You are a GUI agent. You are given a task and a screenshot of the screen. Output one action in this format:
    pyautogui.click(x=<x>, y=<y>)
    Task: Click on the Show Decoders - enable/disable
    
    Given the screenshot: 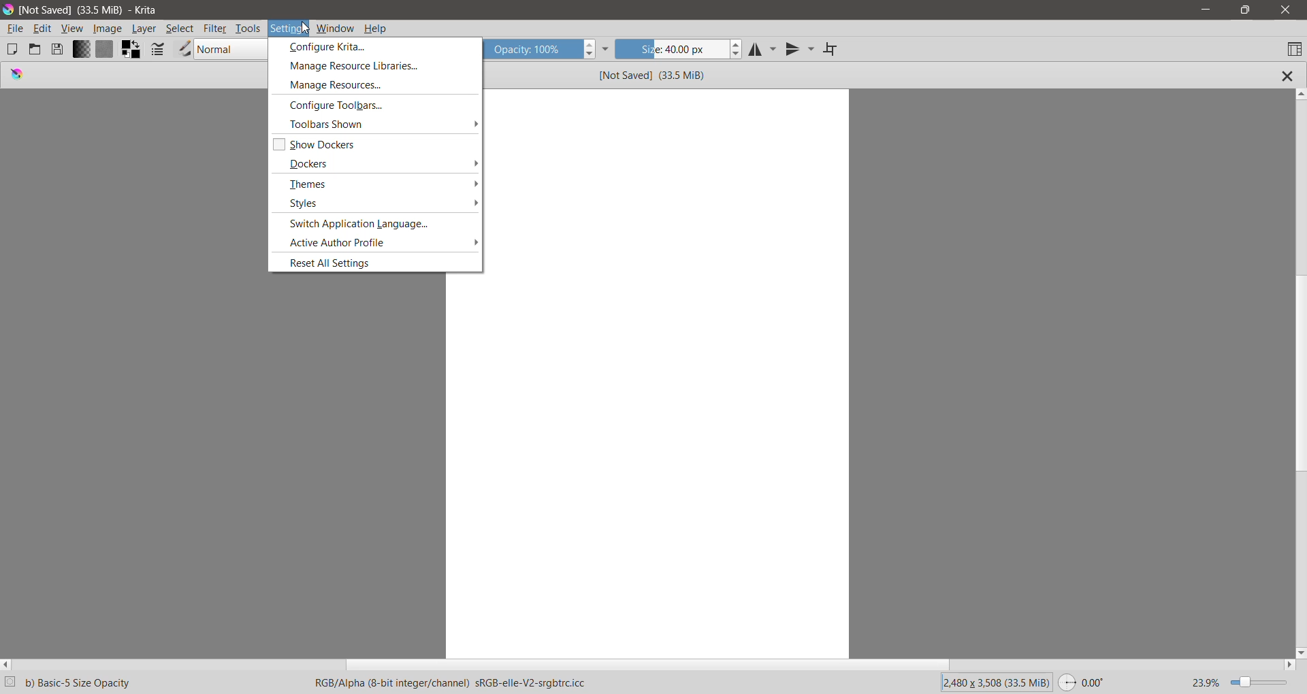 What is the action you would take?
    pyautogui.click(x=321, y=145)
    